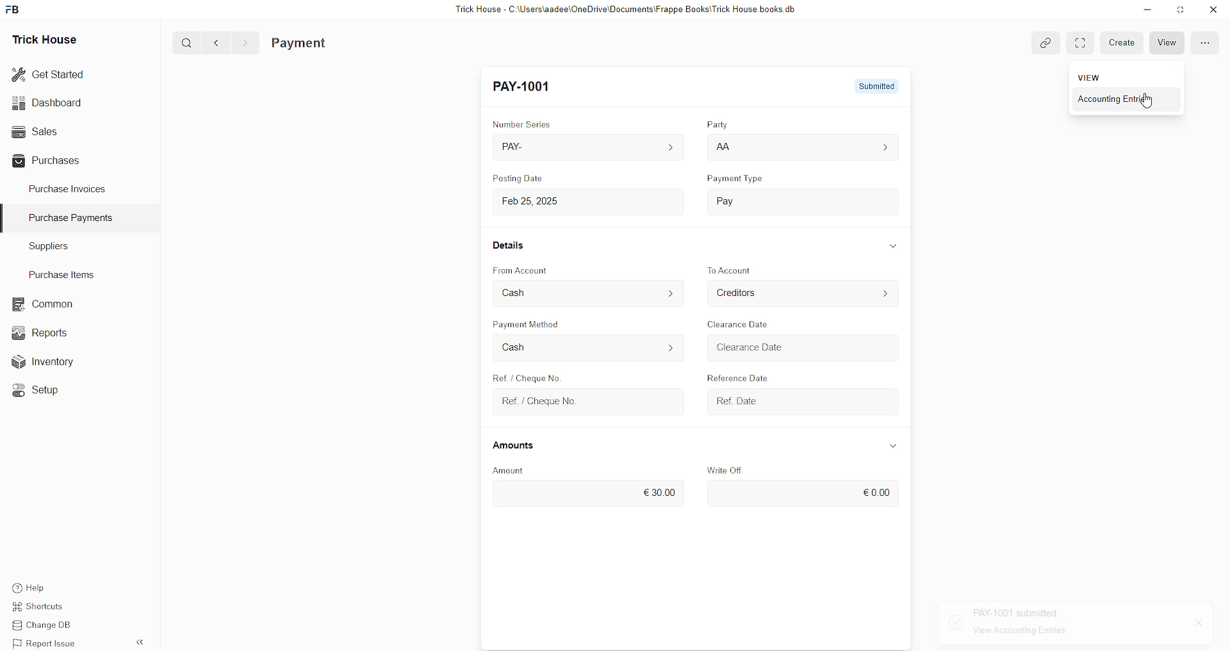  Describe the element at coordinates (65, 272) in the screenshot. I see `Purchase Items` at that location.